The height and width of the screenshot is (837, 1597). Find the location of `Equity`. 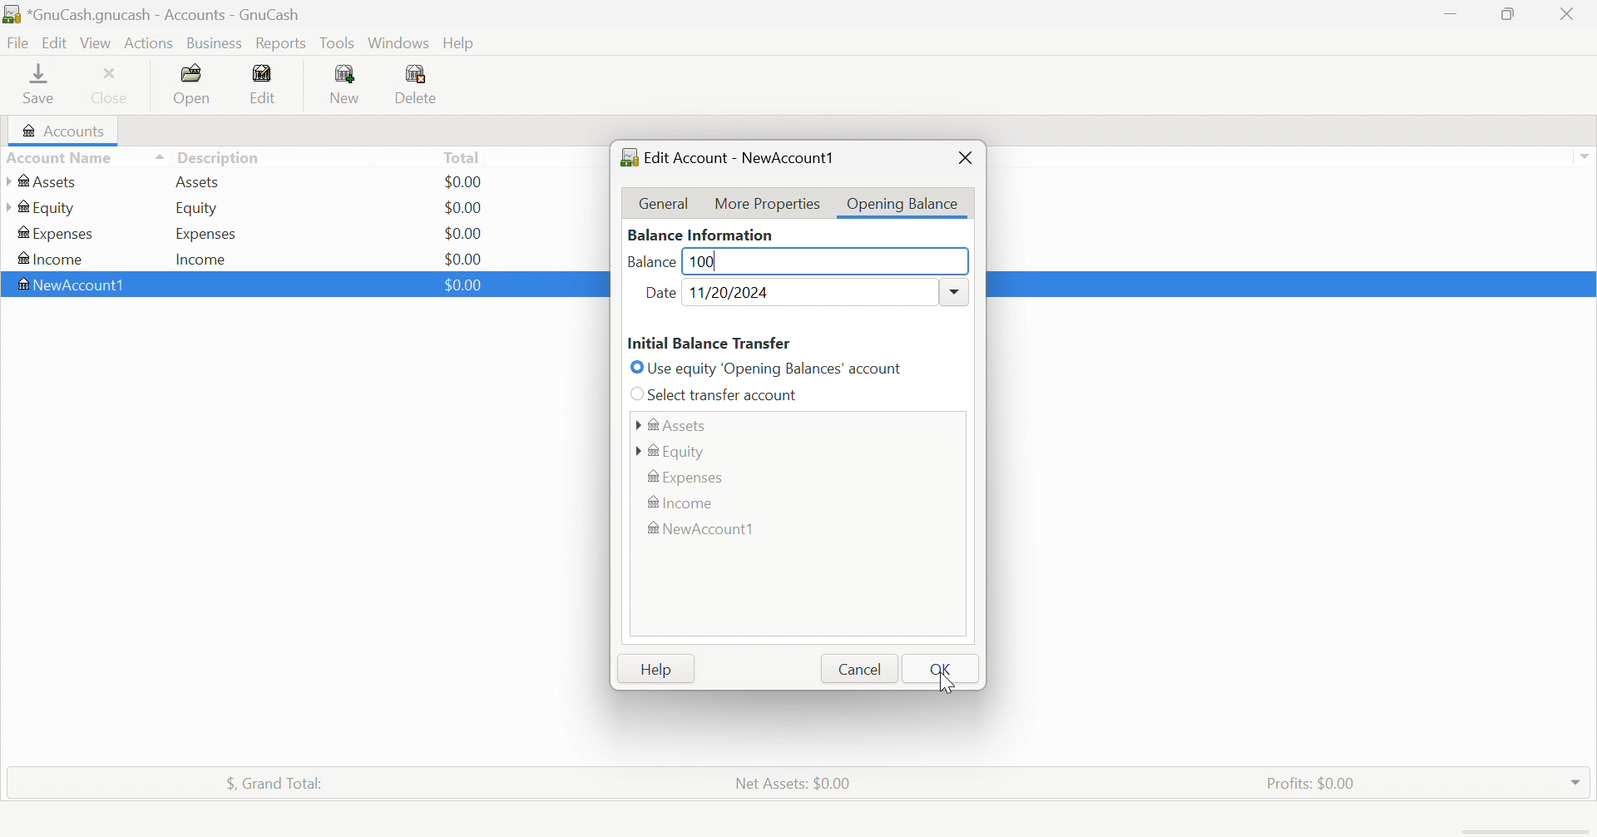

Equity is located at coordinates (674, 451).